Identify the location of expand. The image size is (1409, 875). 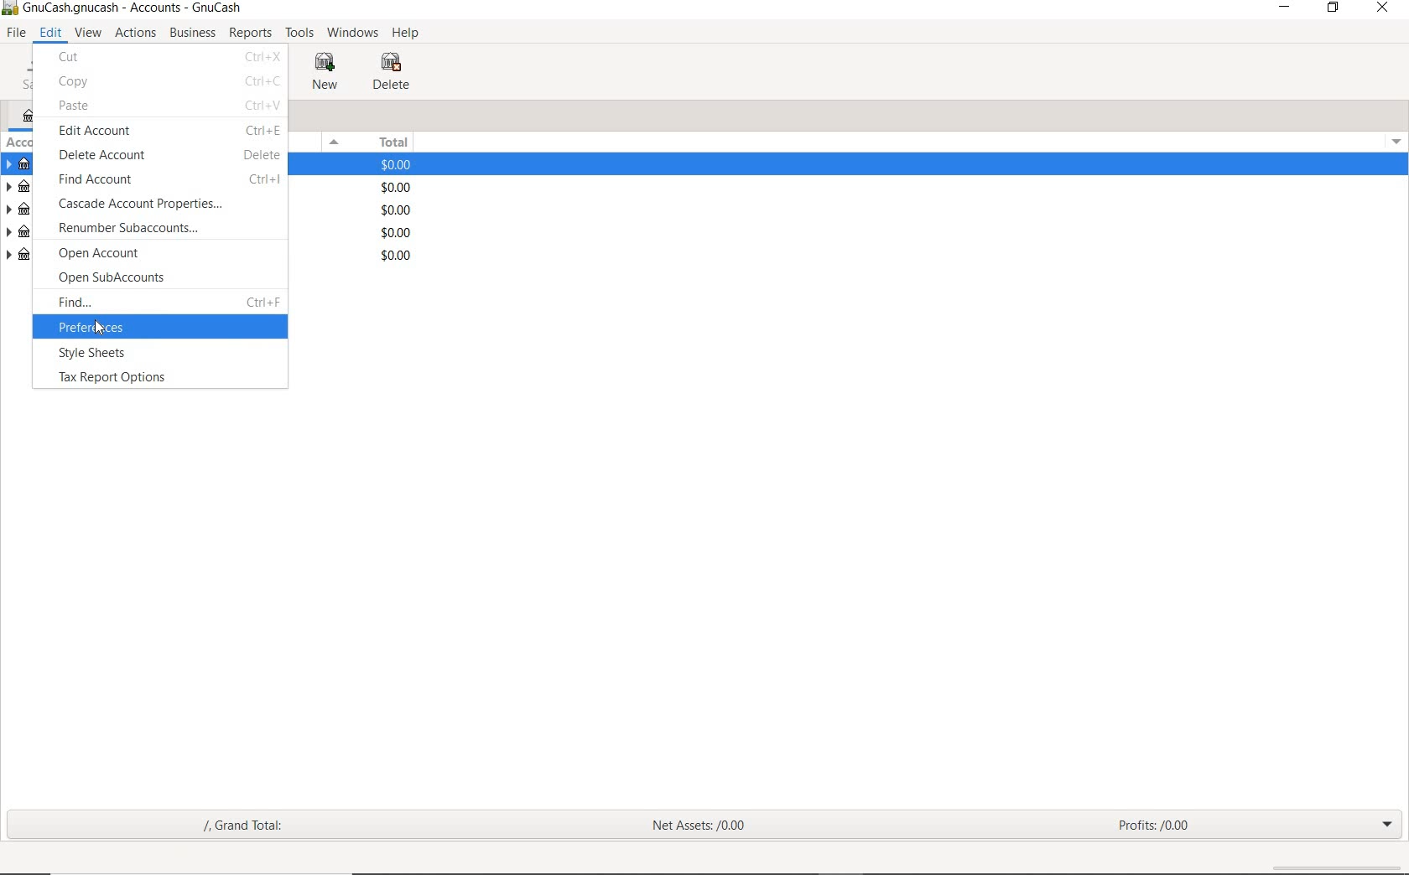
(1388, 825).